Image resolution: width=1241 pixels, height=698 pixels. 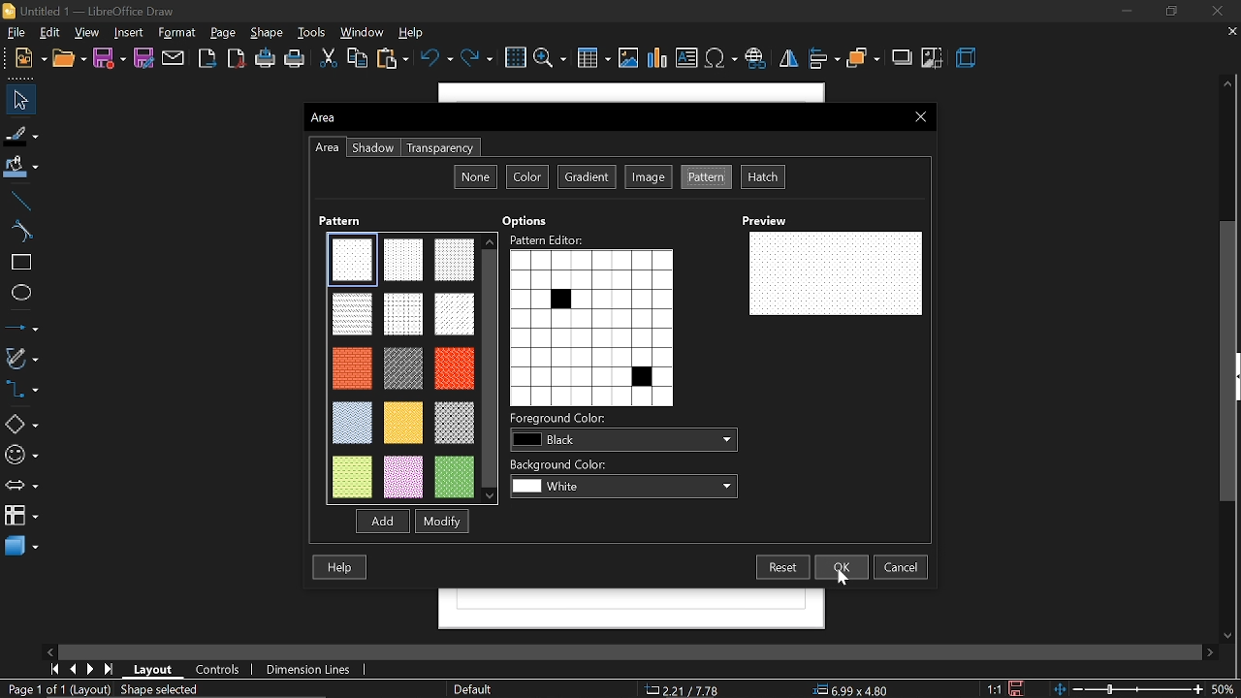 I want to click on New, so click(x=24, y=57).